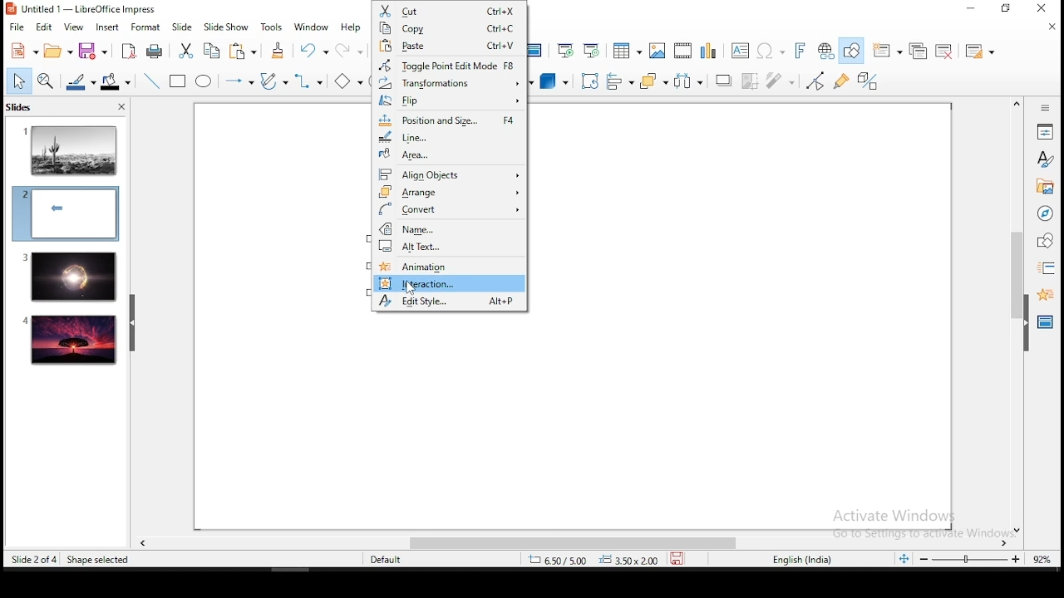  I want to click on minimize, so click(970, 9).